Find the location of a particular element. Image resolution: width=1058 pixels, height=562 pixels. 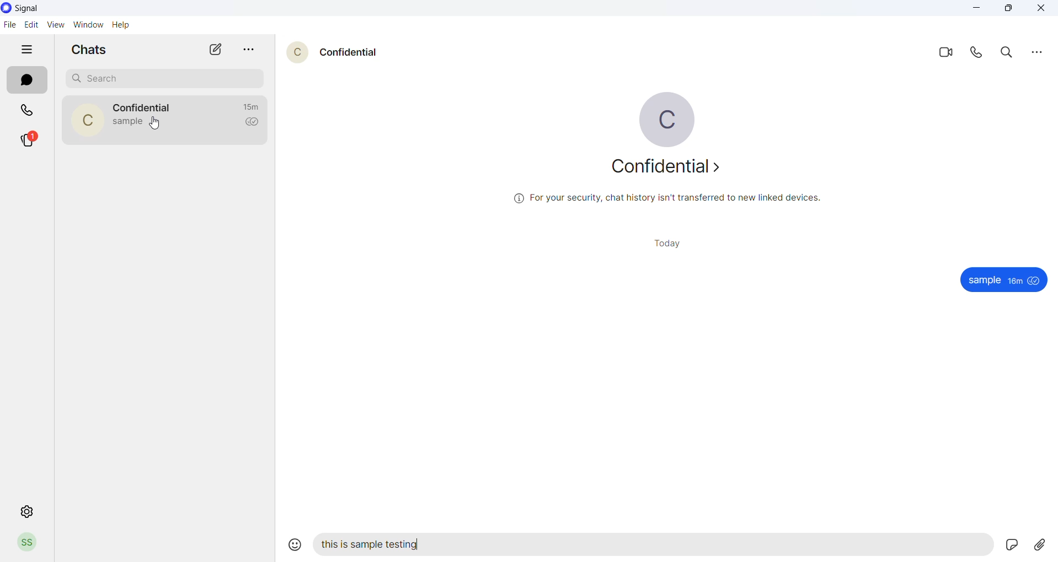

chats is located at coordinates (27, 80).